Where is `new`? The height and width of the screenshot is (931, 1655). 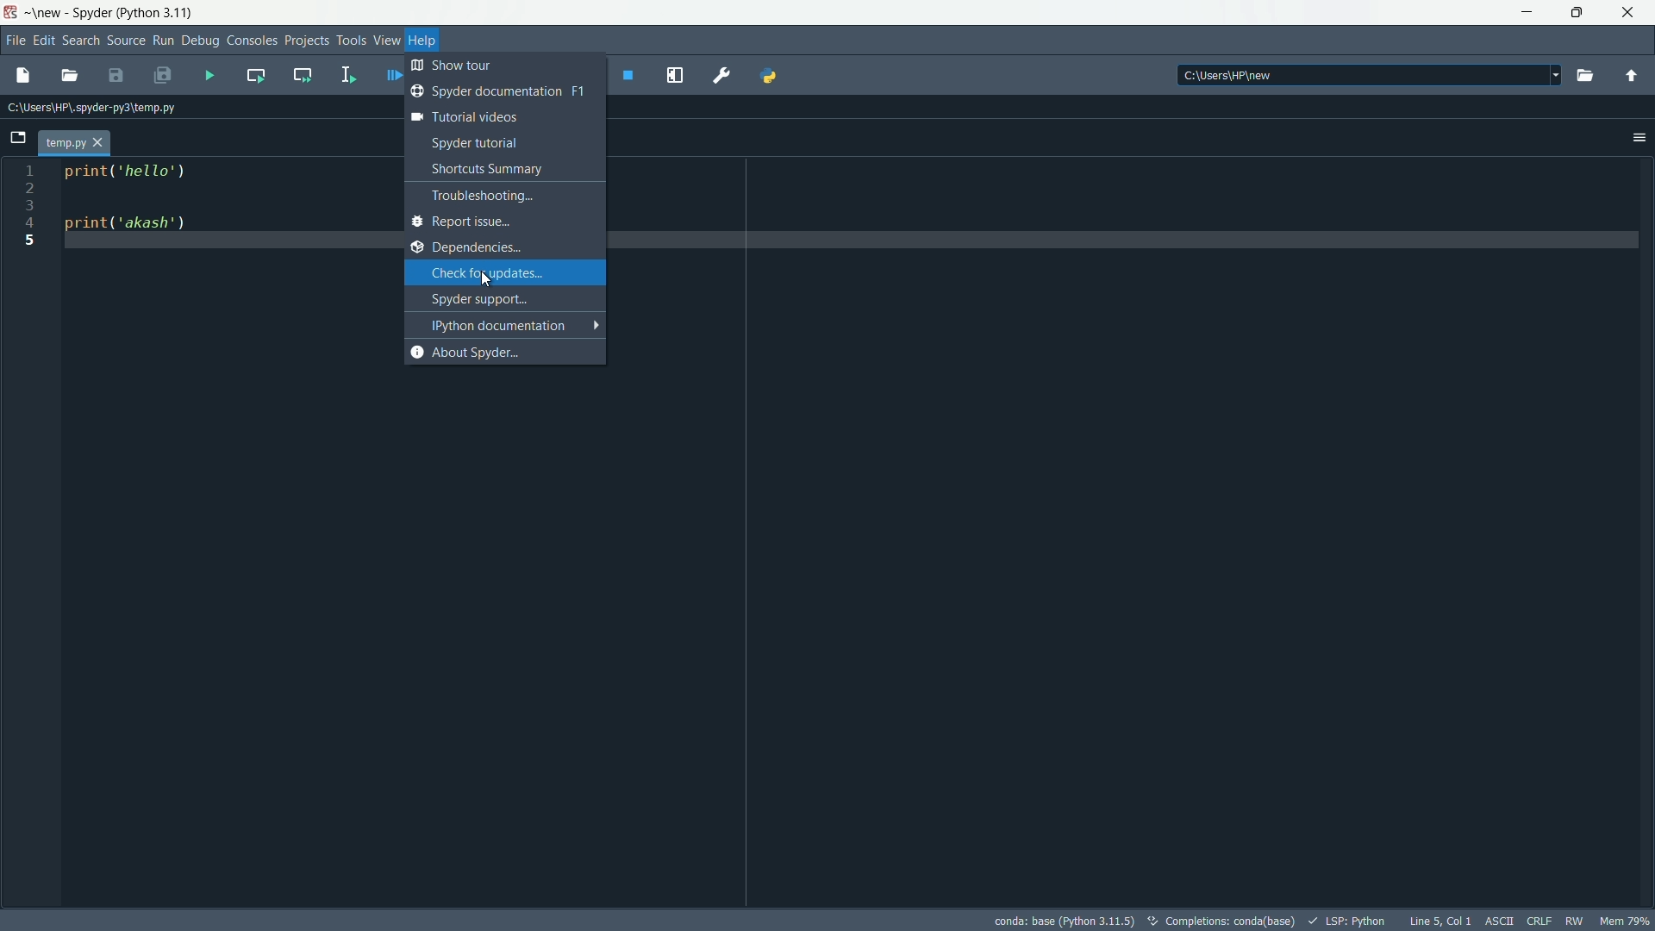 new is located at coordinates (46, 13).